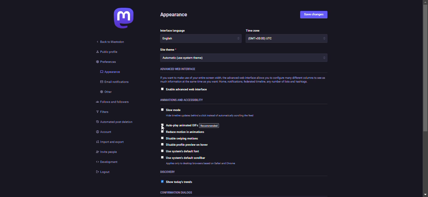 This screenshot has height=197, width=428. I want to click on theme, so click(186, 58).